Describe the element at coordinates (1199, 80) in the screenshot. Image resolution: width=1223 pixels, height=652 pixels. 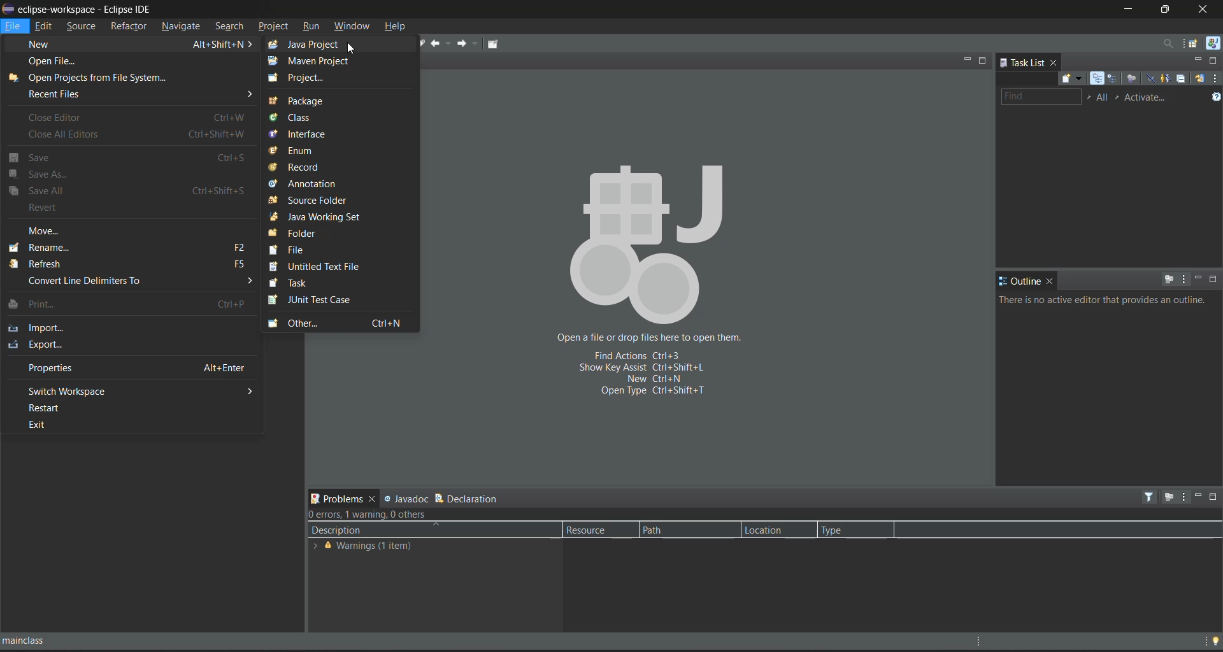
I see `synchronize changed` at that location.